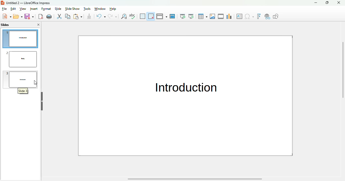 The width and height of the screenshot is (345, 181). What do you see at coordinates (29, 16) in the screenshot?
I see `save` at bounding box center [29, 16].